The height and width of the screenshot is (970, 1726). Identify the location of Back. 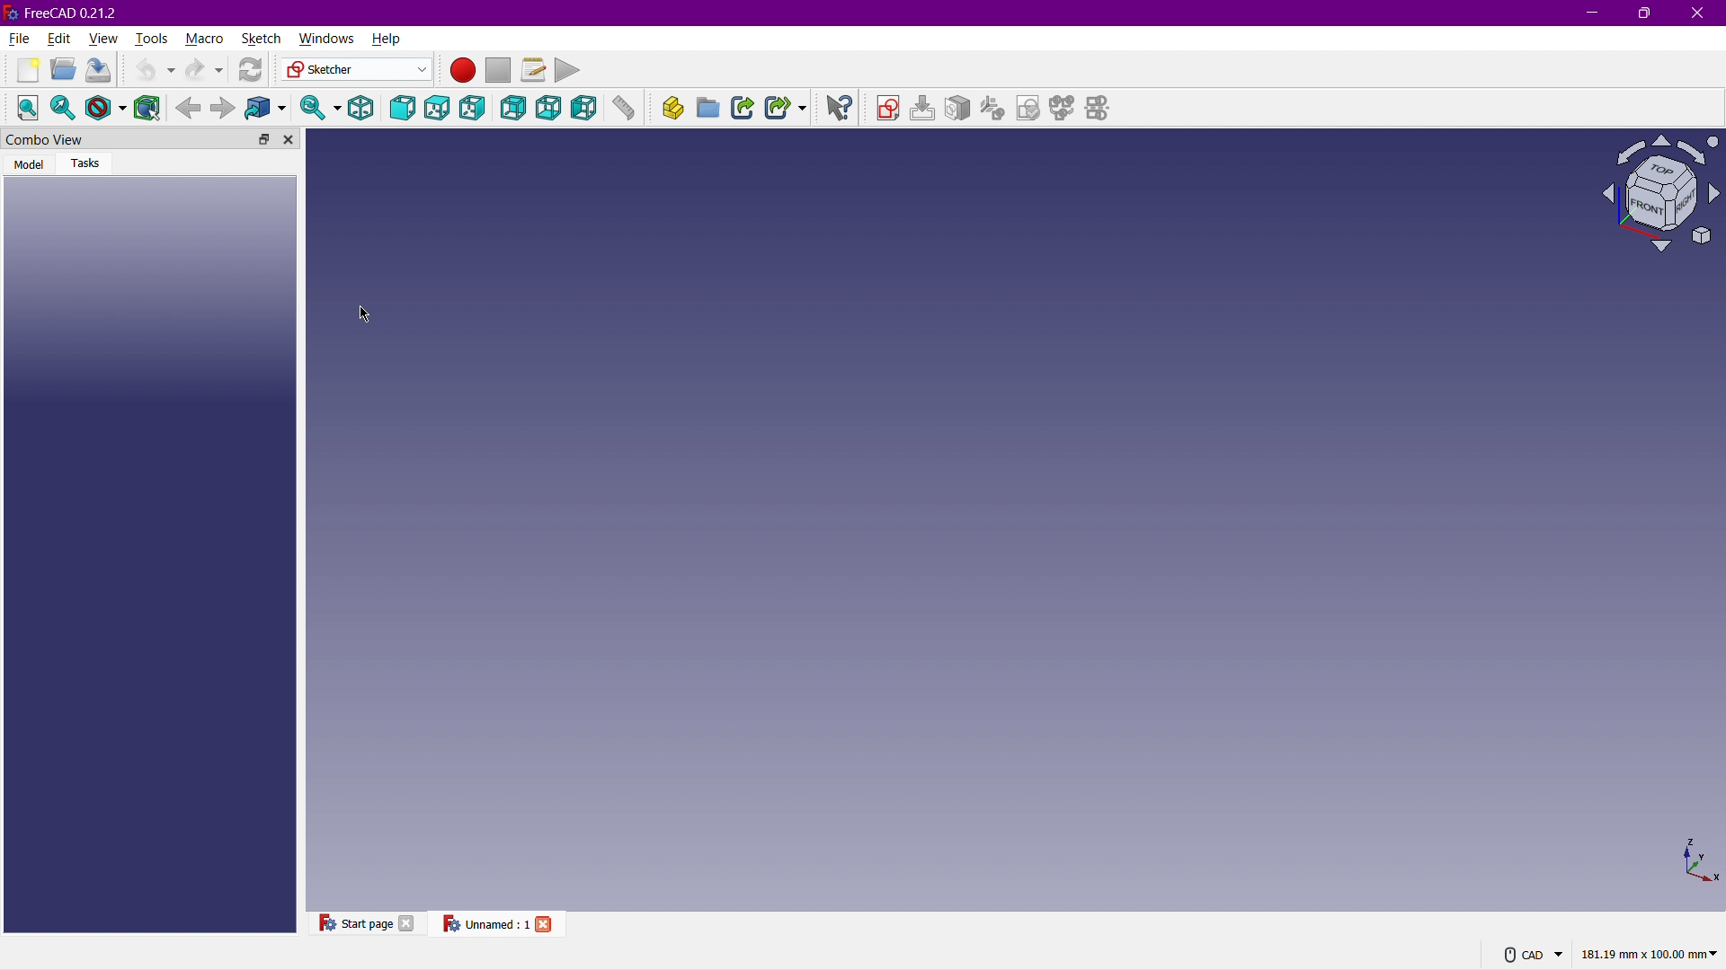
(512, 107).